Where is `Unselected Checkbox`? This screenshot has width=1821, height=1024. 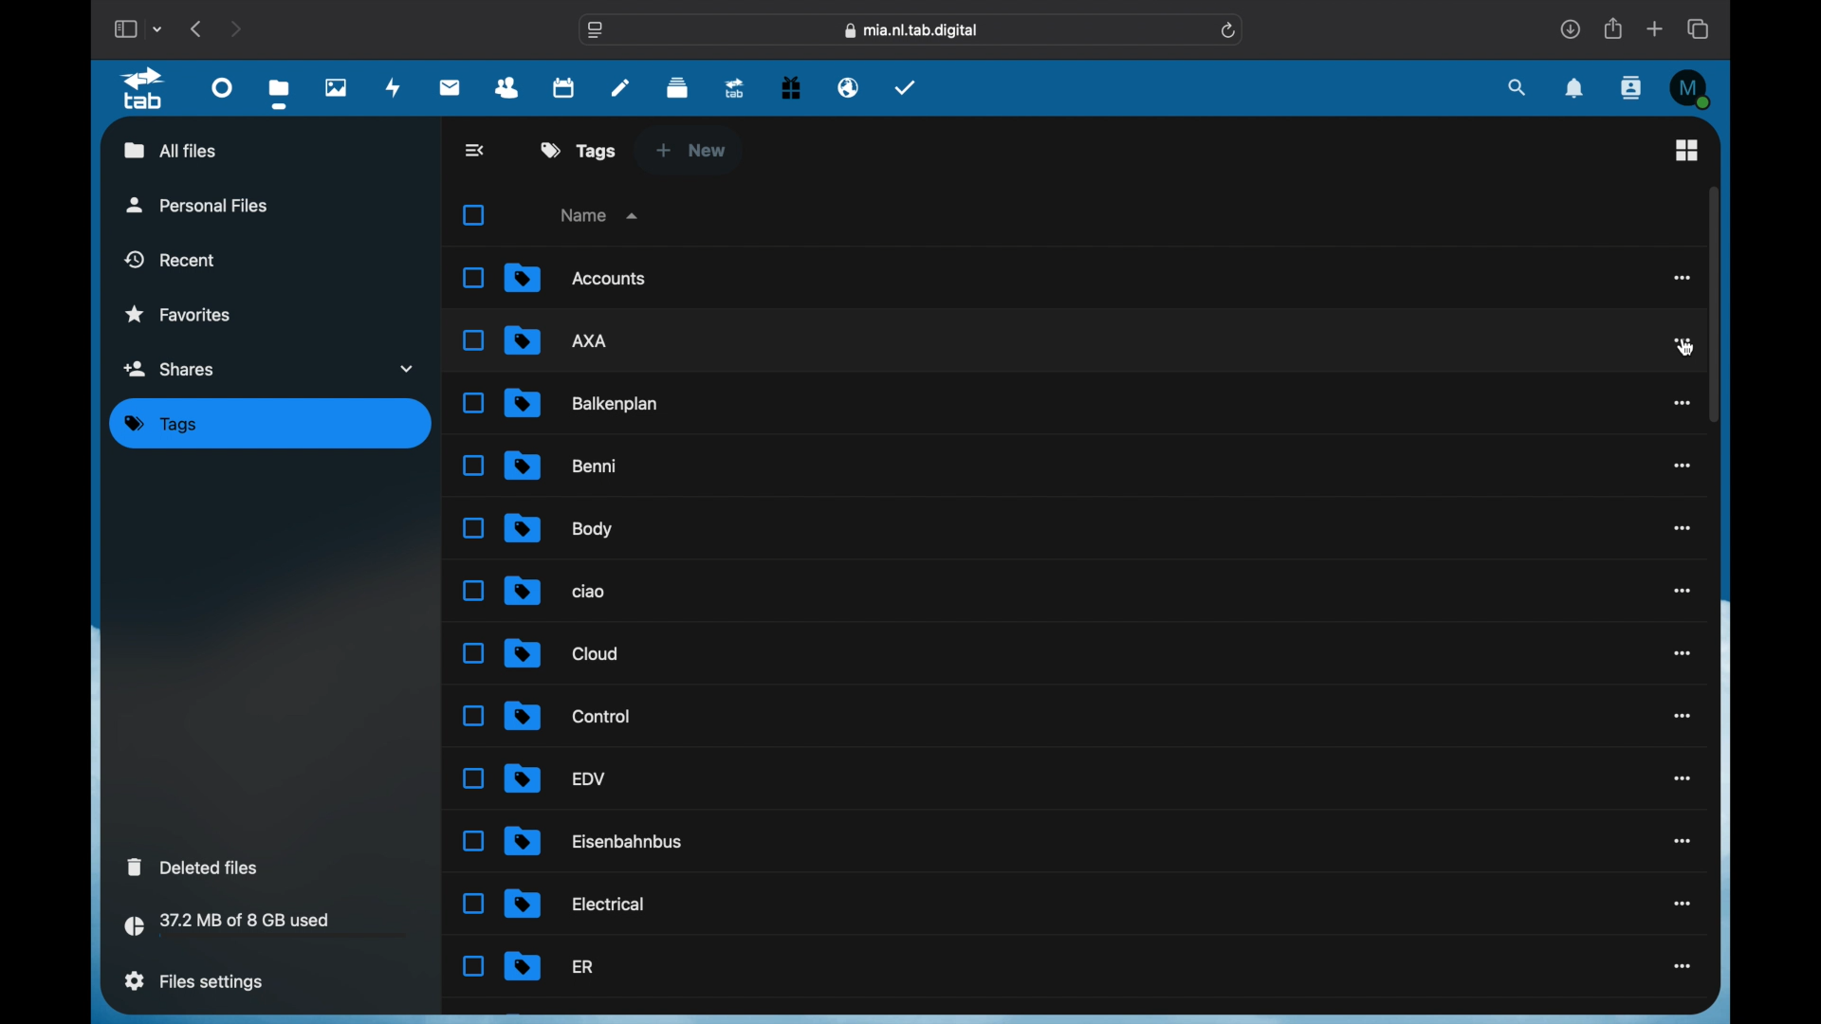
Unselected Checkbox is located at coordinates (471, 528).